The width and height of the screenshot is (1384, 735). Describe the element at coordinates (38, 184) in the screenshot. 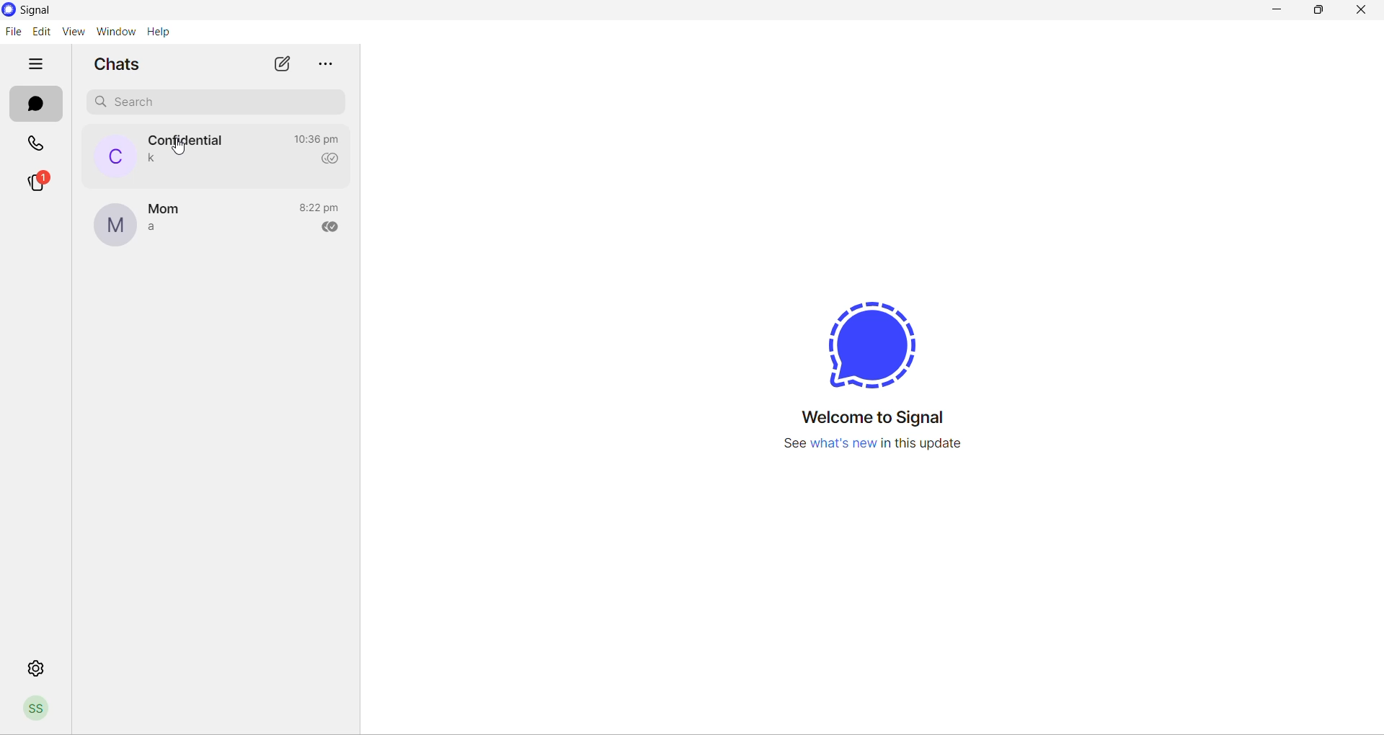

I see `stories` at that location.